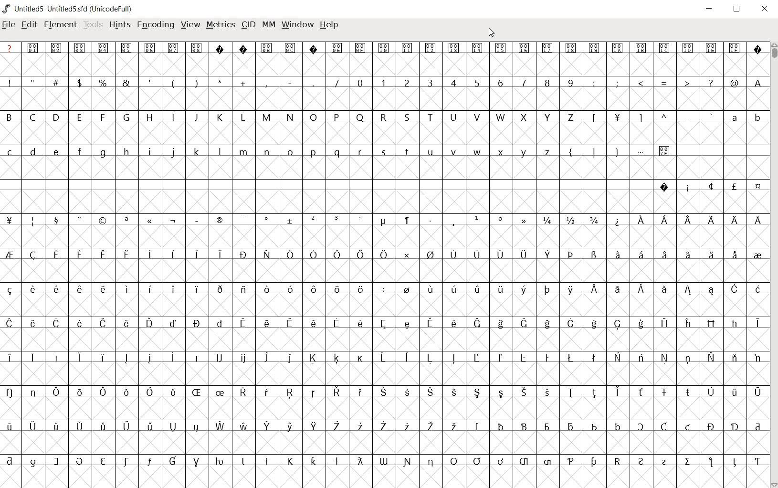 The height and width of the screenshot is (488, 778). What do you see at coordinates (337, 393) in the screenshot?
I see `Symbol` at bounding box center [337, 393].